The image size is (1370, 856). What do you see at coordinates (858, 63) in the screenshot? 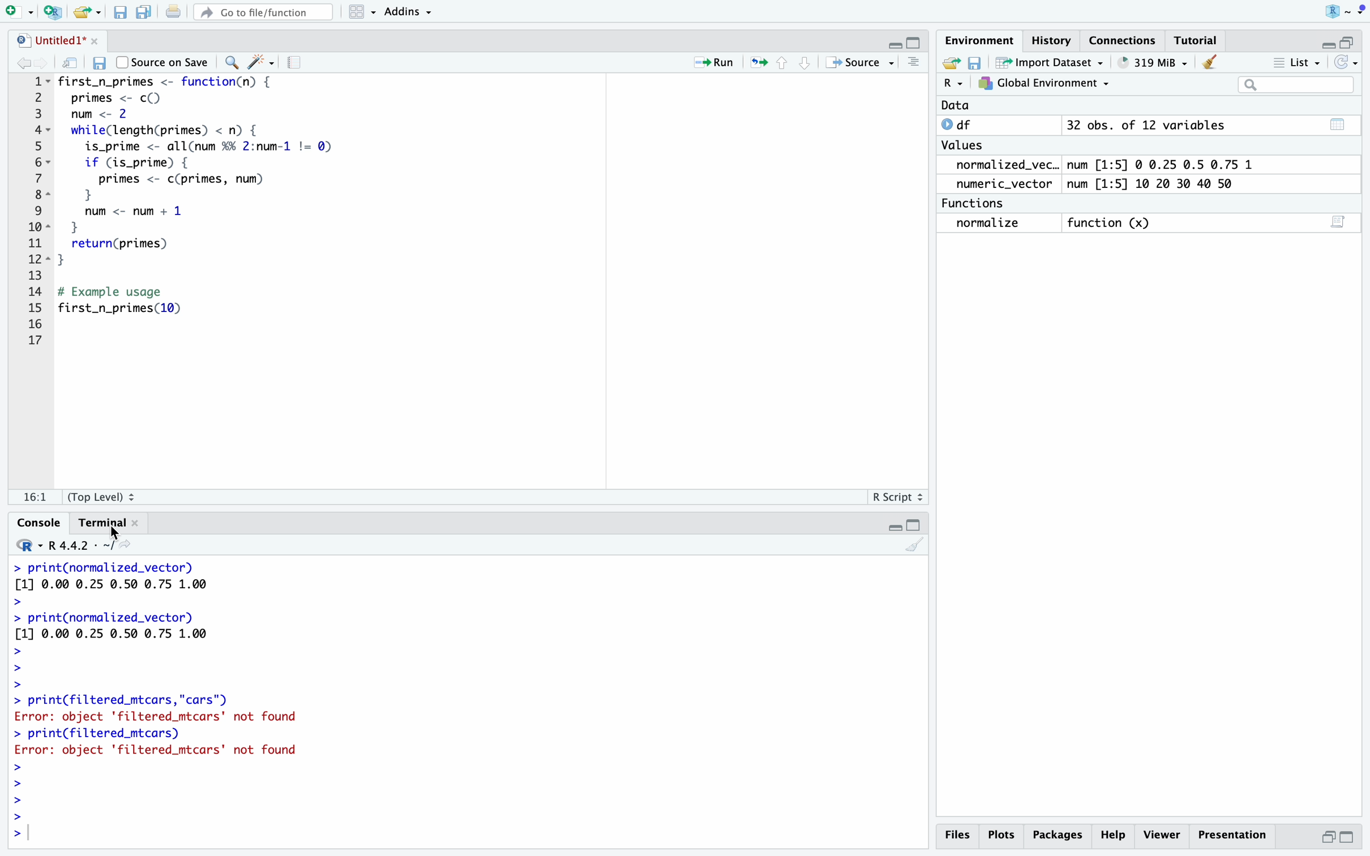
I see `+» Source -` at bounding box center [858, 63].